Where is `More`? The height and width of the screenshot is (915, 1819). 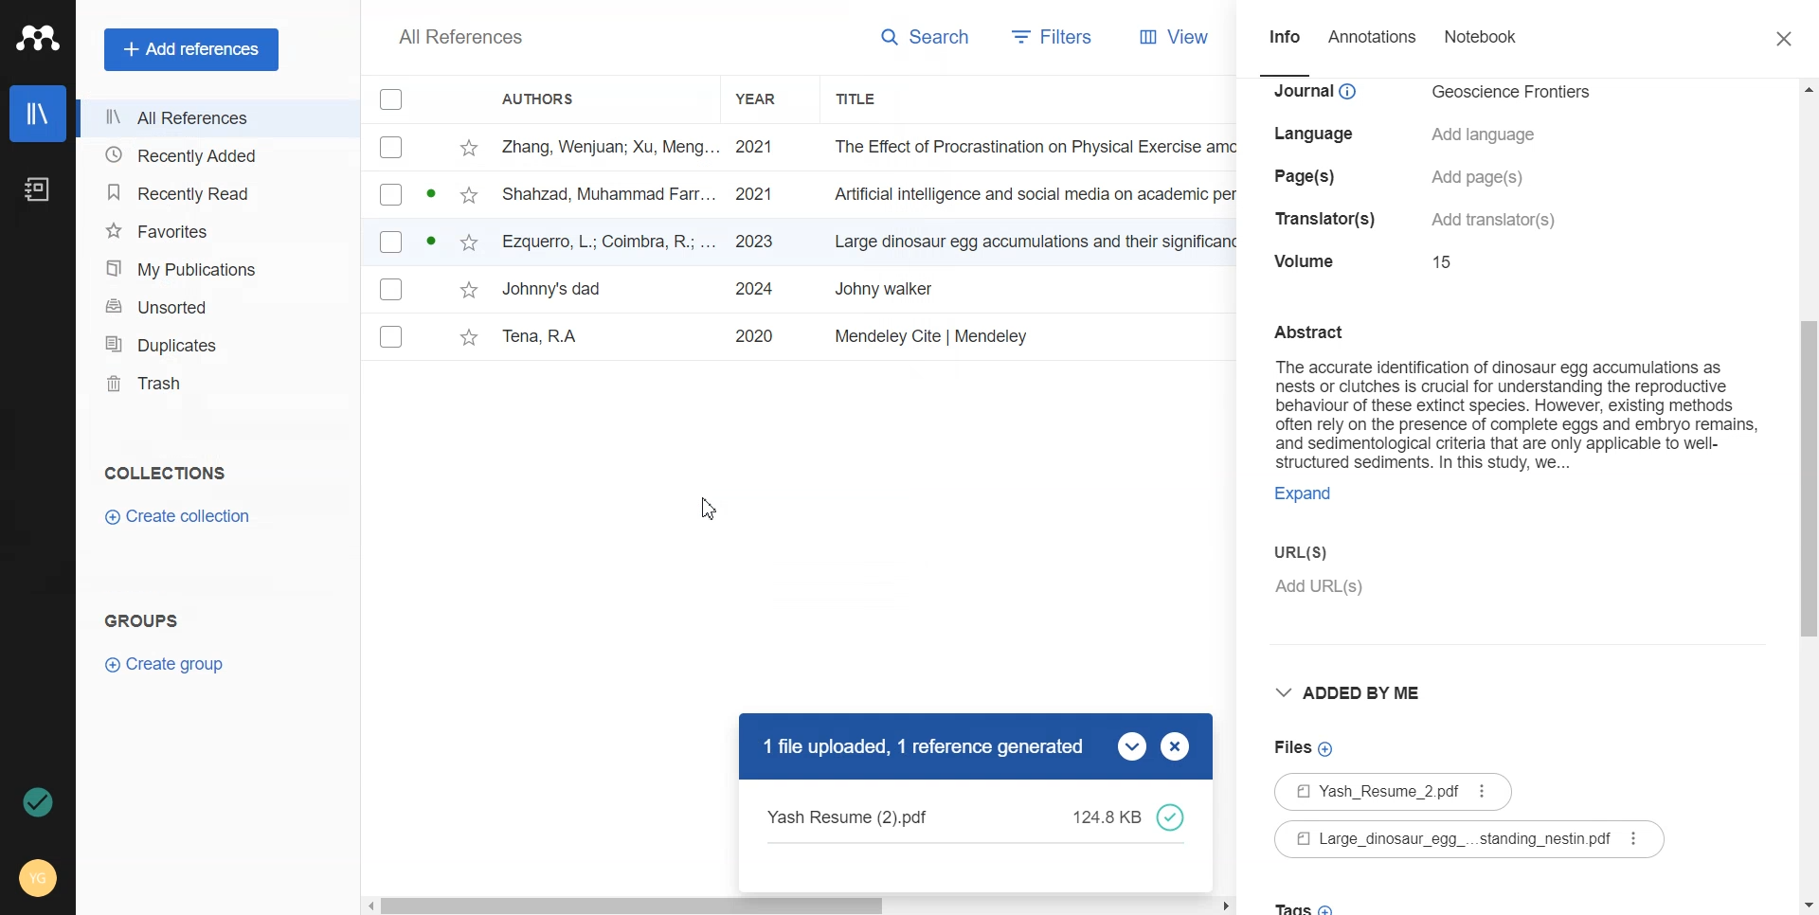 More is located at coordinates (1485, 790).